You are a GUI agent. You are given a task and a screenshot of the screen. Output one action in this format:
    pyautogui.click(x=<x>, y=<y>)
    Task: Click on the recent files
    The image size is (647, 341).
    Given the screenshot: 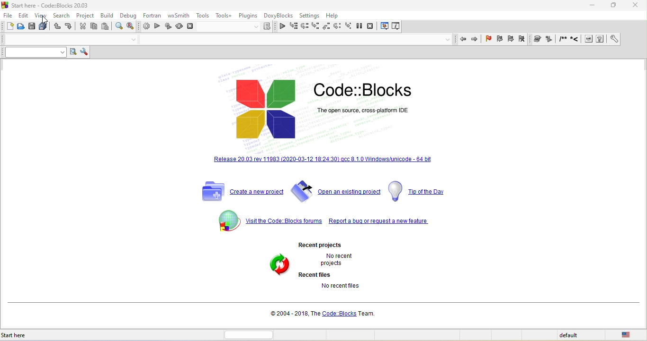 What is the action you would take?
    pyautogui.click(x=317, y=275)
    